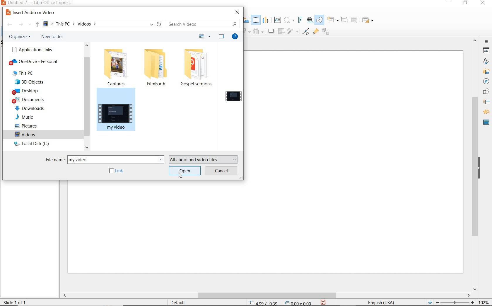 Image resolution: width=492 pixels, height=306 pixels. Describe the element at coordinates (315, 32) in the screenshot. I see `SHOW GLUEPOINT FUNCTIONS` at that location.